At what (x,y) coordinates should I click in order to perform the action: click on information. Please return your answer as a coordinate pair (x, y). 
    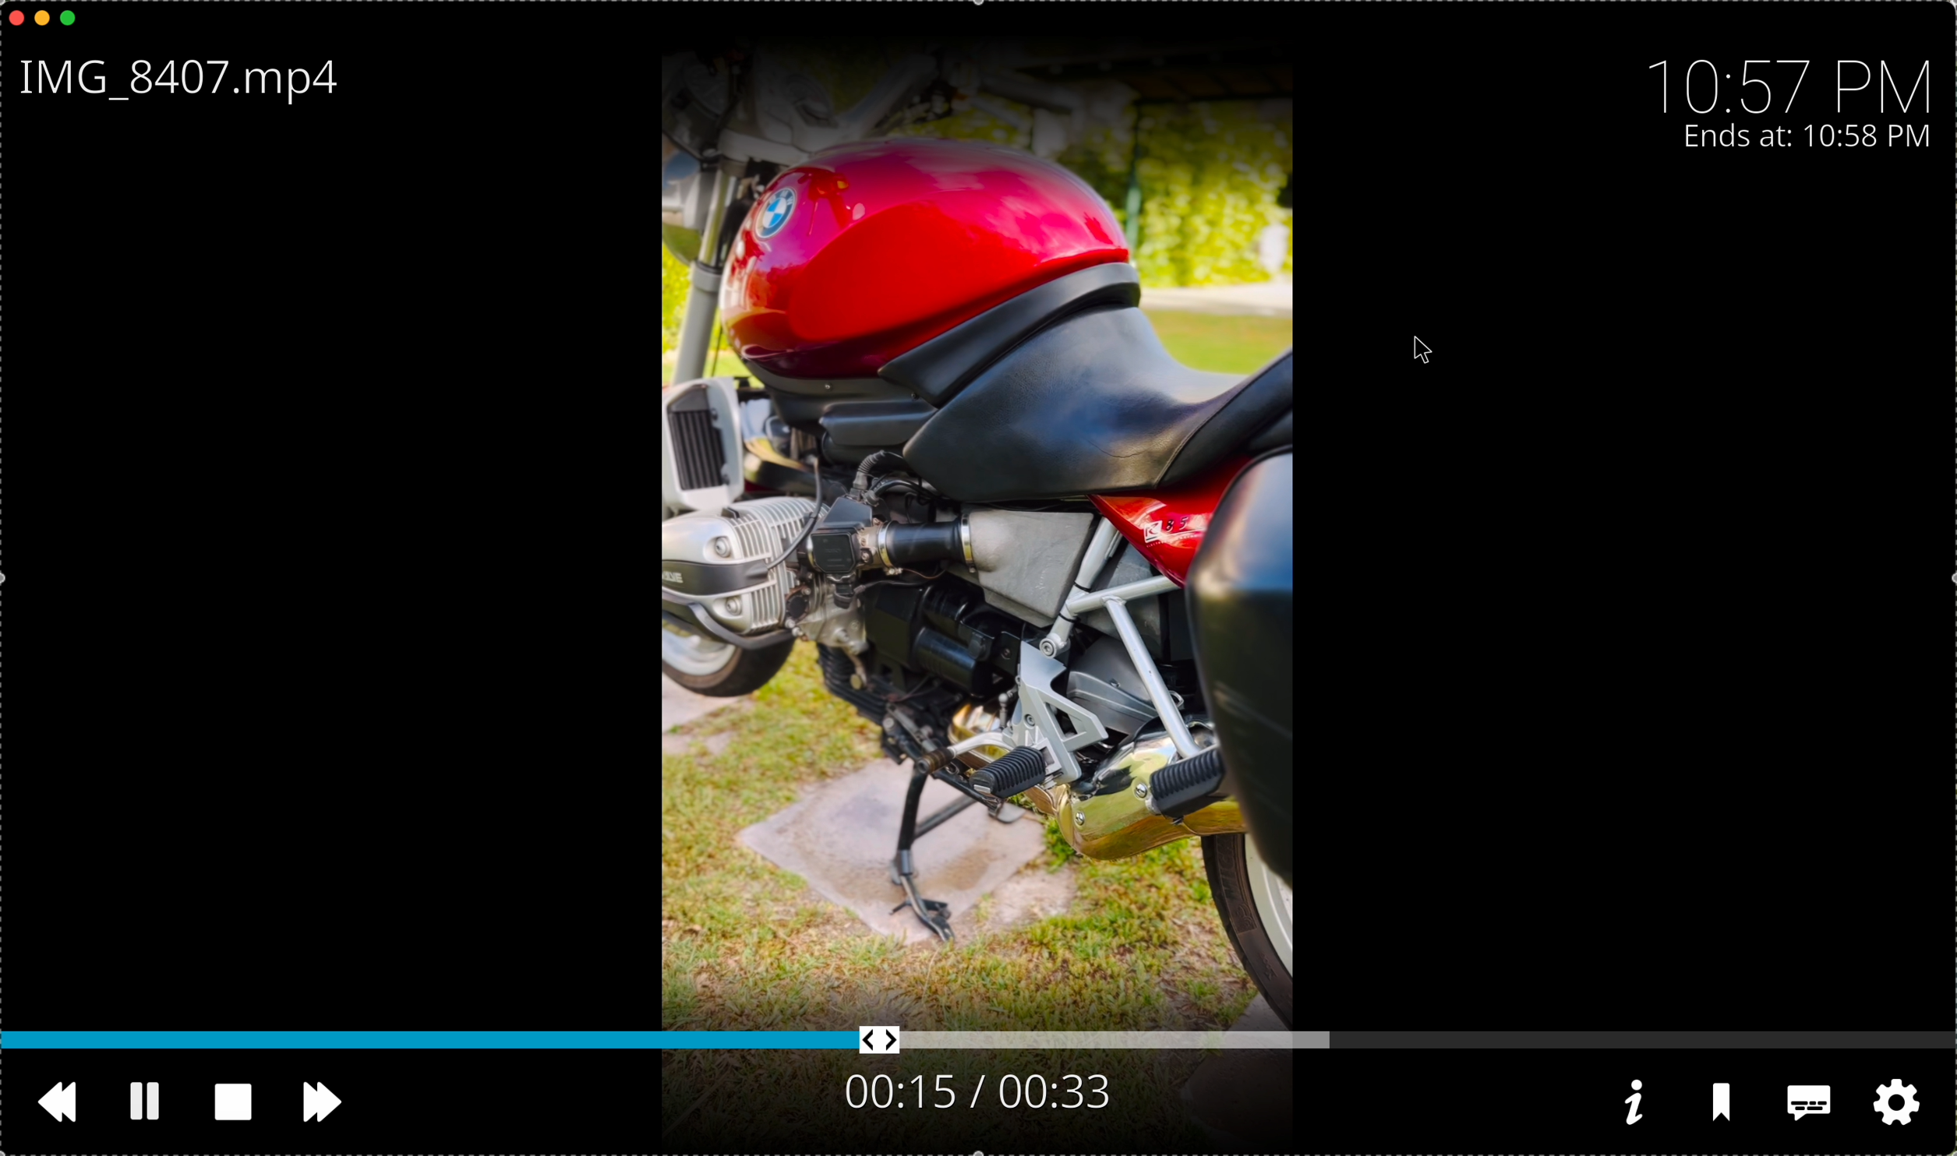
    Looking at the image, I should click on (1631, 1102).